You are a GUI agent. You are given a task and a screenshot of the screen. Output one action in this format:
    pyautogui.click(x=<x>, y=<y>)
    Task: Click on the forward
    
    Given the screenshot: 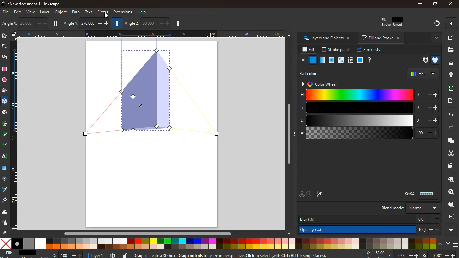 What is the action you would take?
    pyautogui.click(x=453, y=127)
    